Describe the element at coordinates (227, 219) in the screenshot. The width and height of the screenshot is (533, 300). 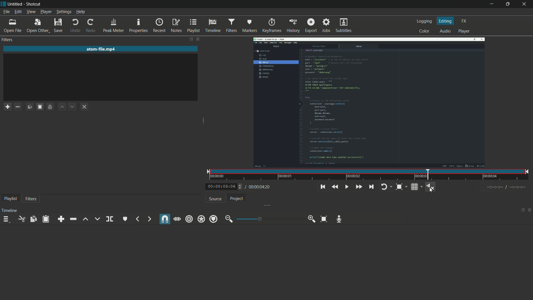
I see `zoom out` at that location.